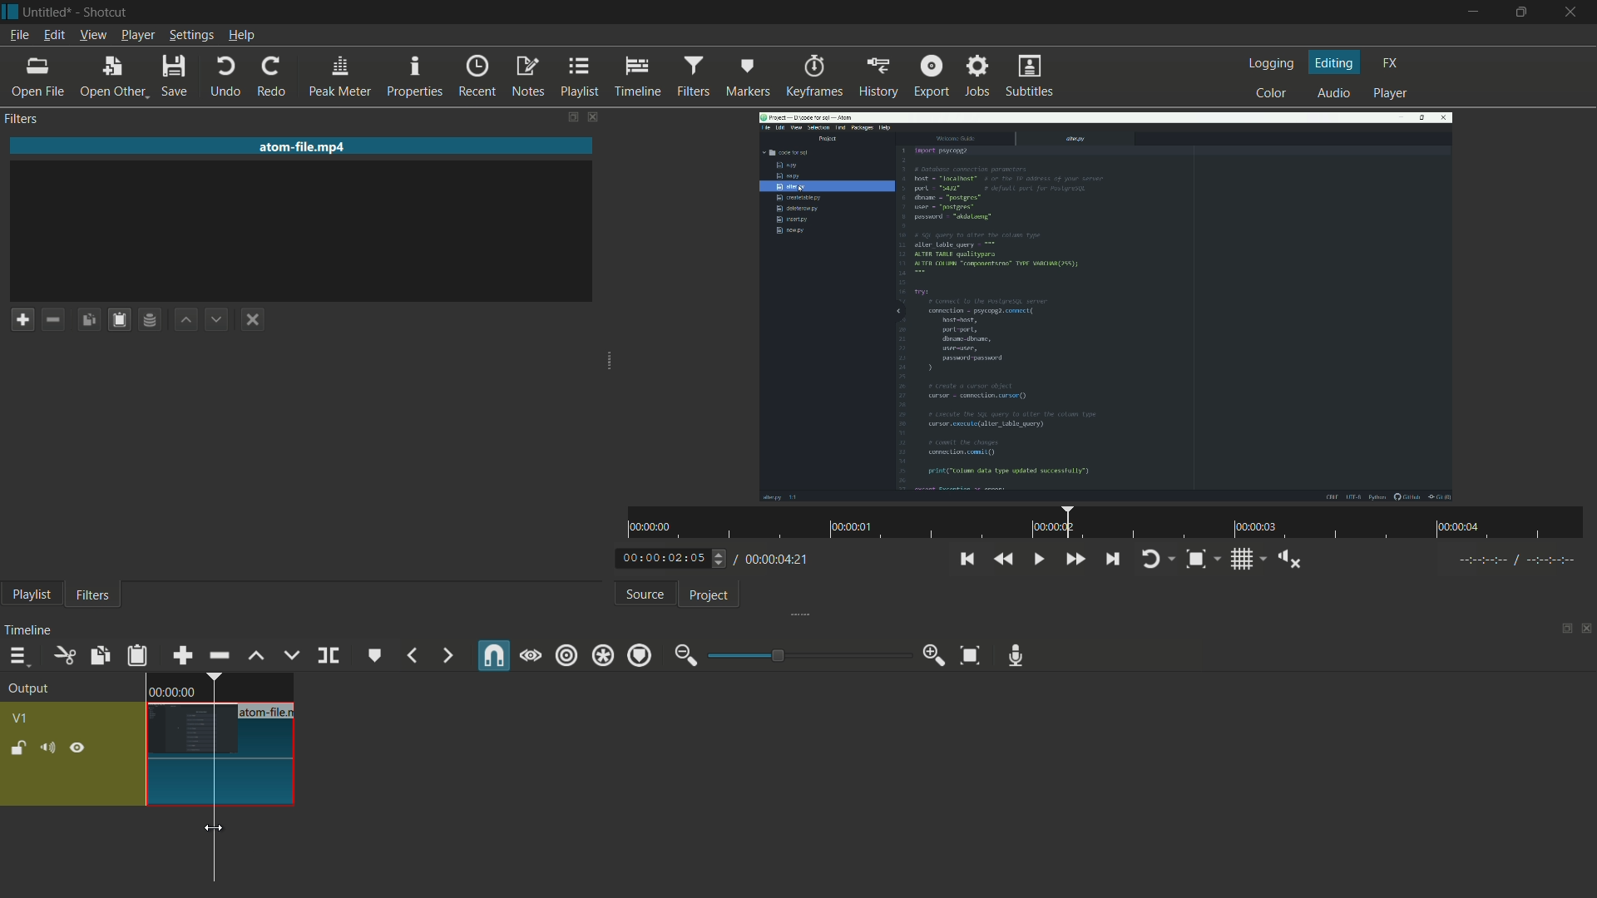 The height and width of the screenshot is (898, 1597). Describe the element at coordinates (1015, 655) in the screenshot. I see `record audio` at that location.